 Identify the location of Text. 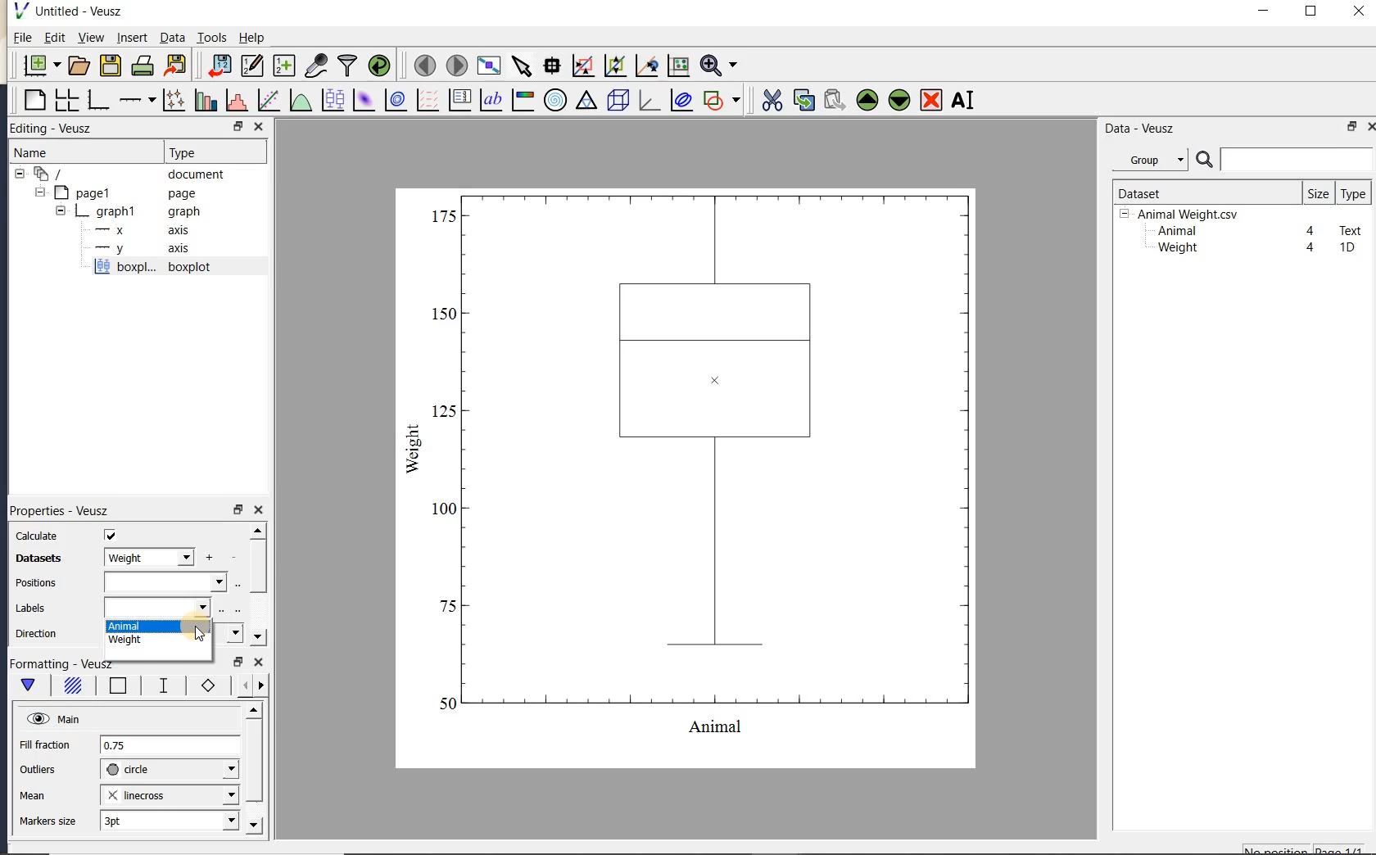
(1351, 228).